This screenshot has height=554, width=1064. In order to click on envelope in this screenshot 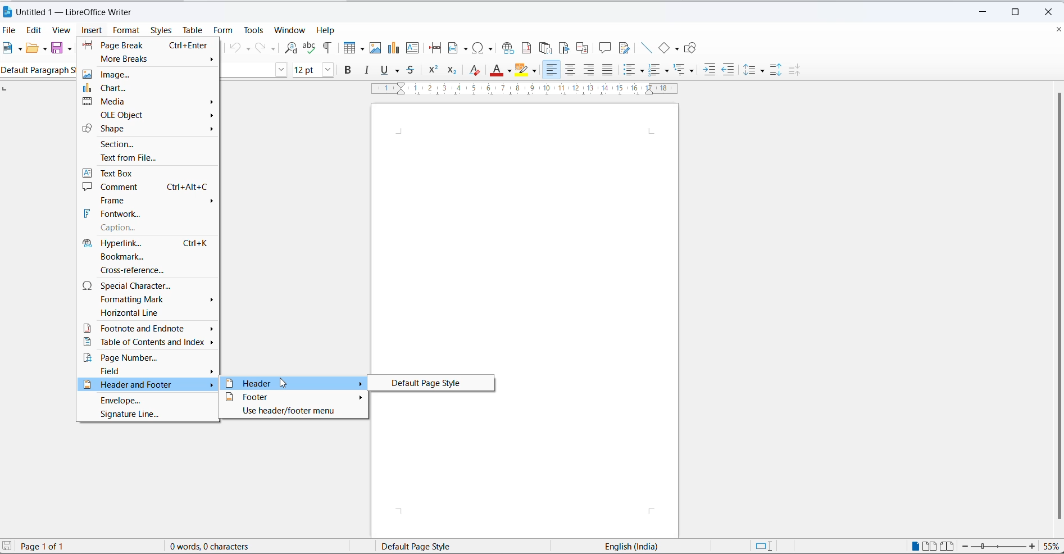, I will do `click(149, 401)`.